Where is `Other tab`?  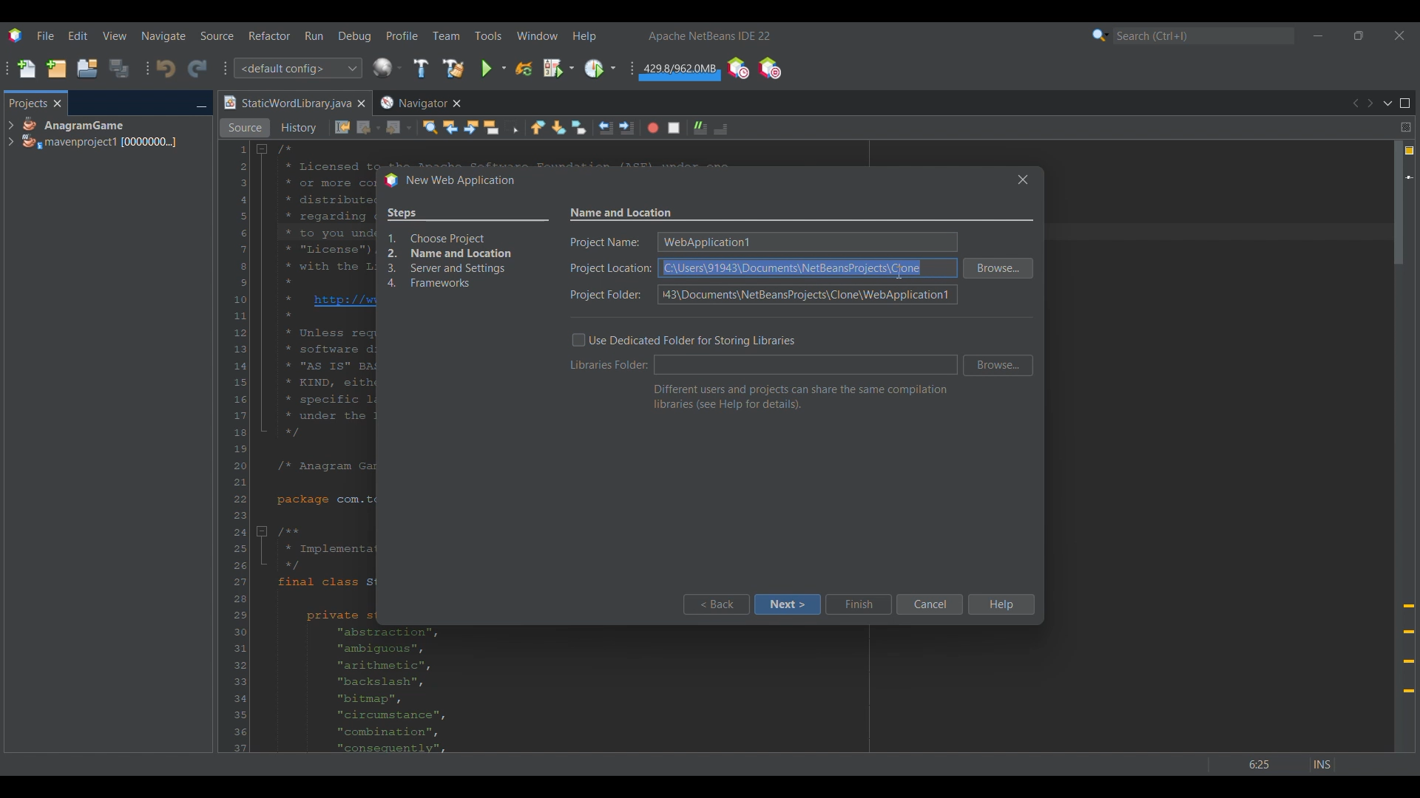 Other tab is located at coordinates (419, 103).